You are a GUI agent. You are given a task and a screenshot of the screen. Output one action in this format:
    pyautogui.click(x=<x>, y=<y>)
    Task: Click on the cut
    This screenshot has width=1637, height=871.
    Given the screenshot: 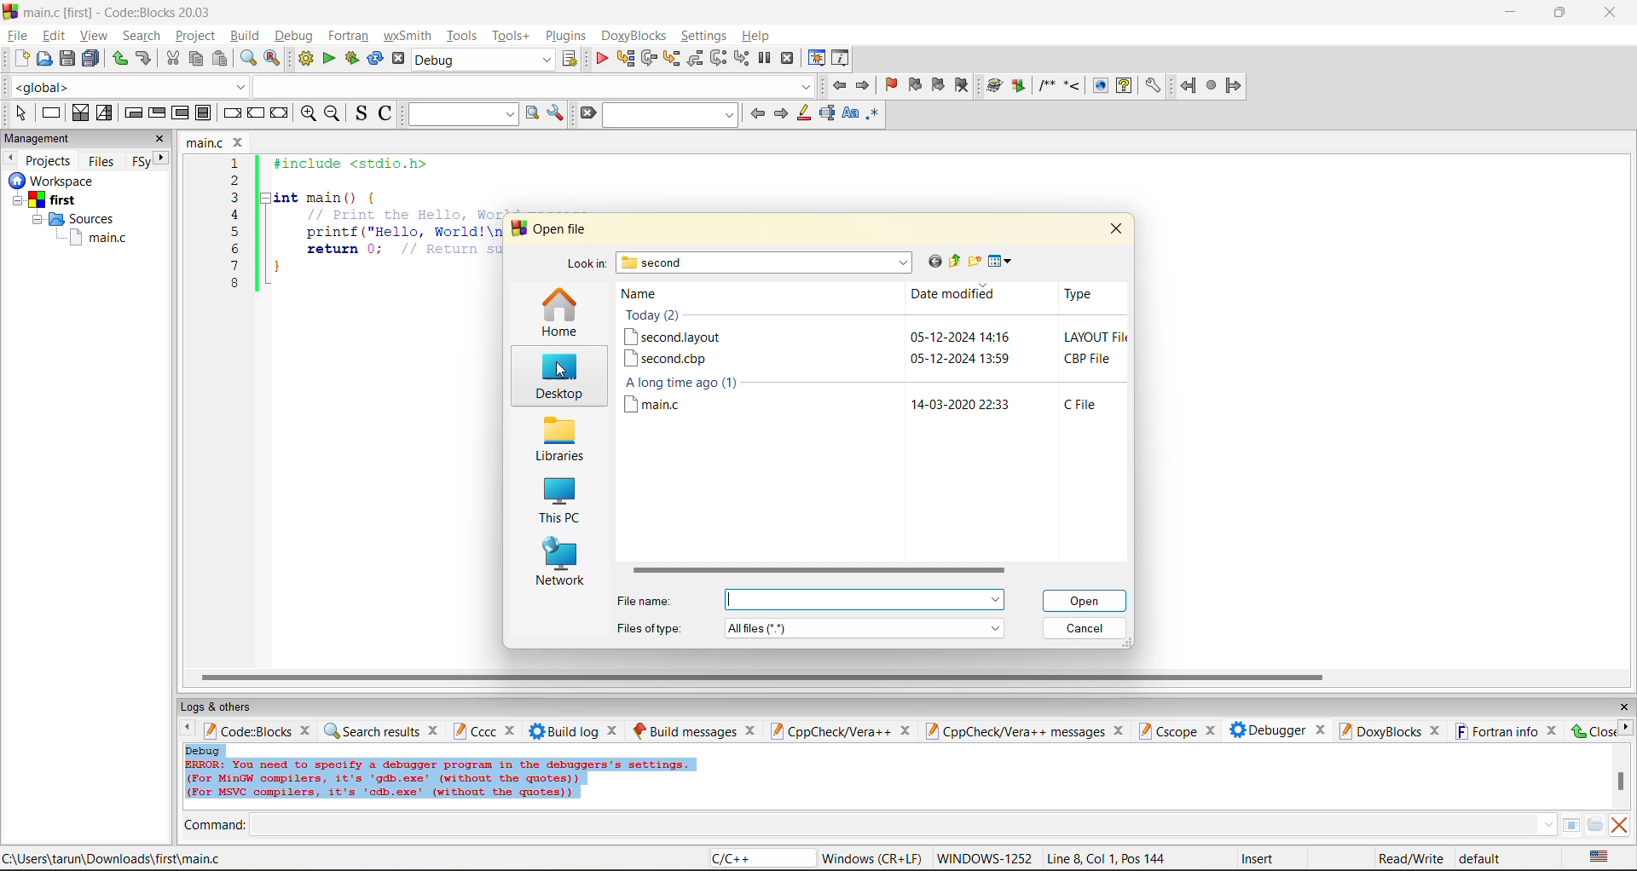 What is the action you would take?
    pyautogui.click(x=172, y=59)
    